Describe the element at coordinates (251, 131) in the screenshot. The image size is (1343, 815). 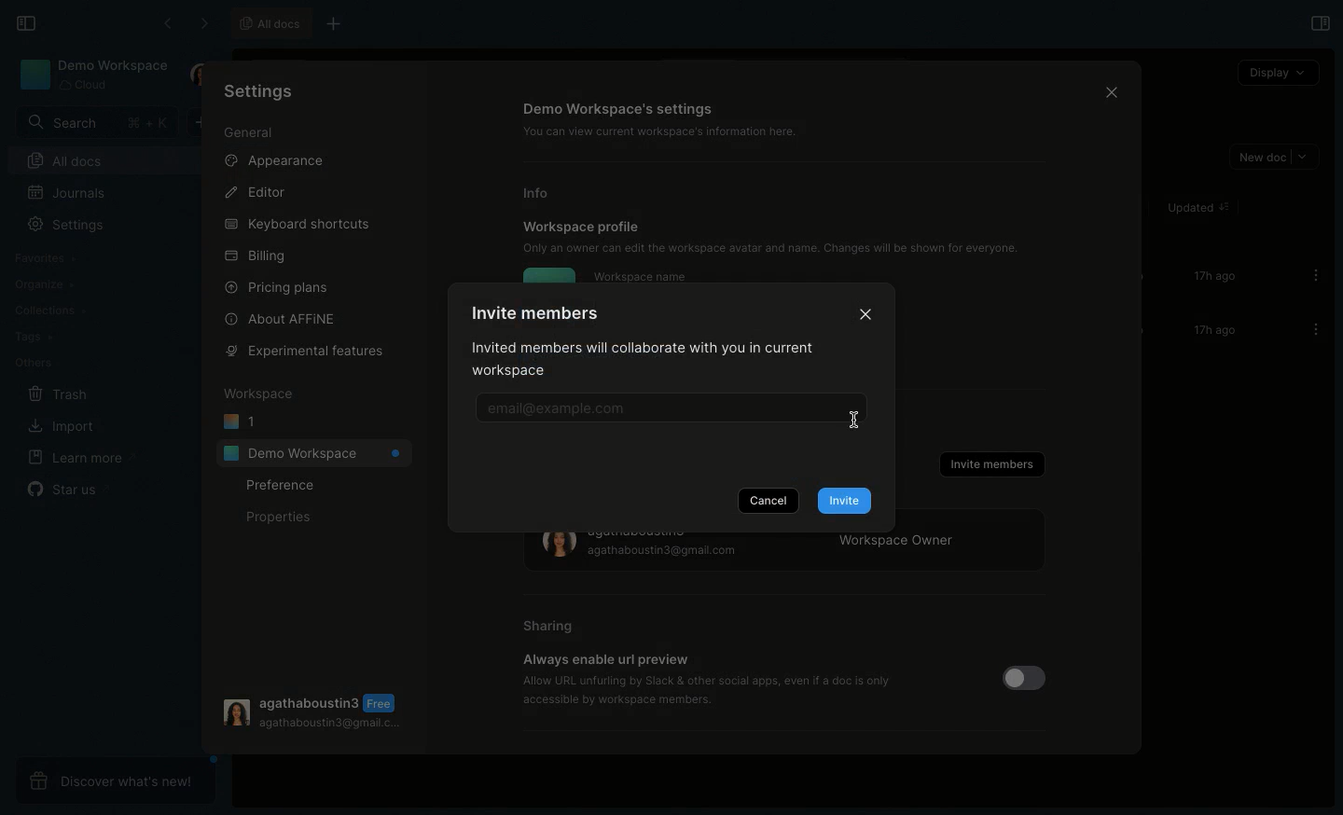
I see `General` at that location.